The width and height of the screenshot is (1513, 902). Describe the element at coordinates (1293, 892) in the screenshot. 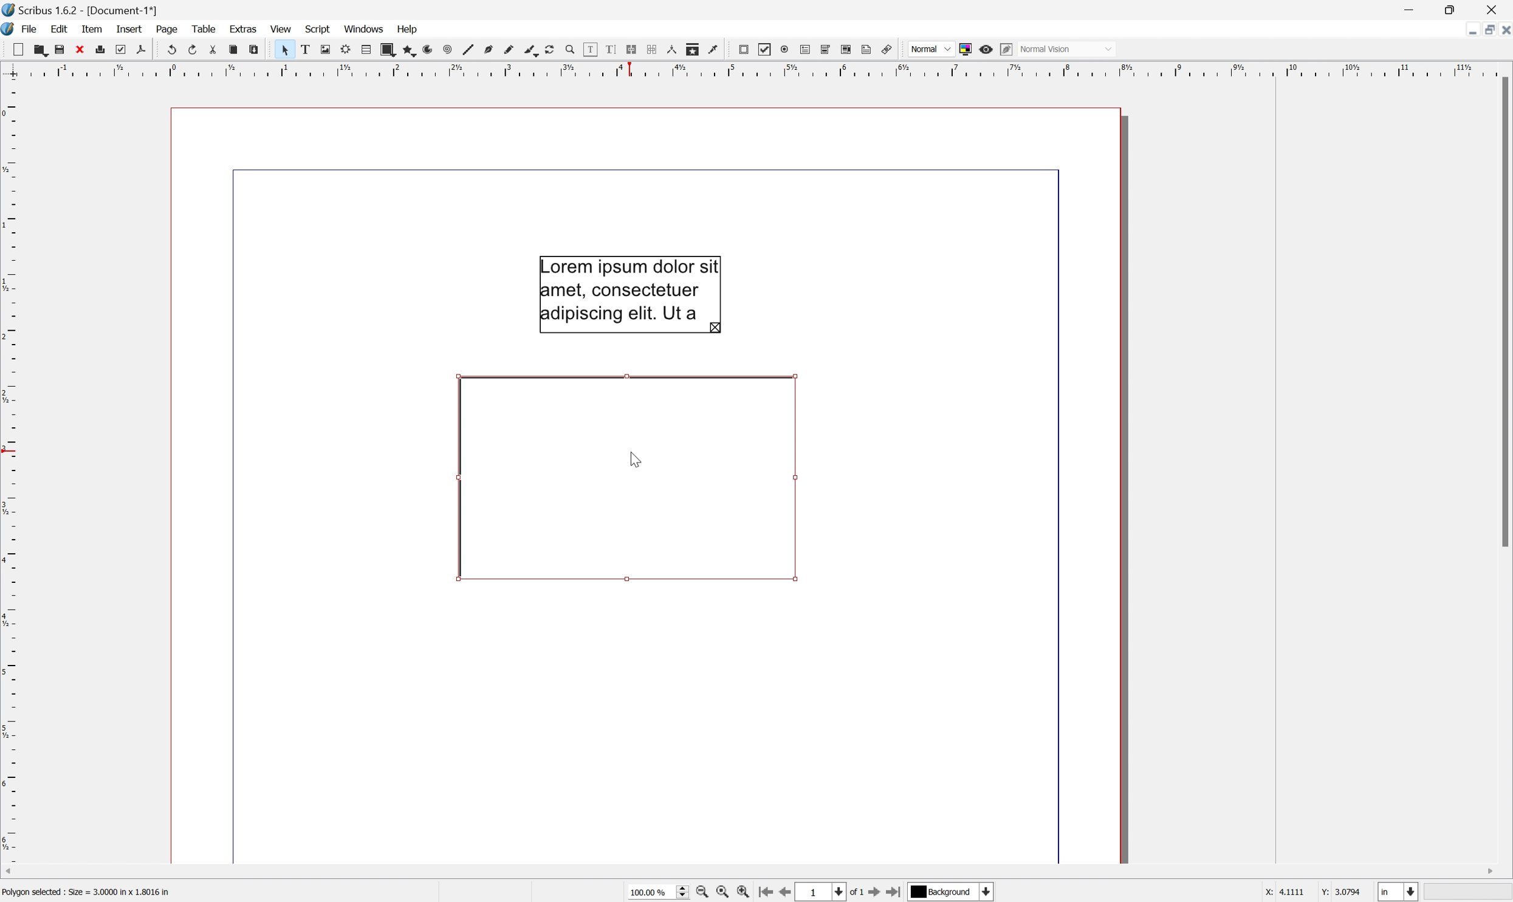

I see `4.1111` at that location.